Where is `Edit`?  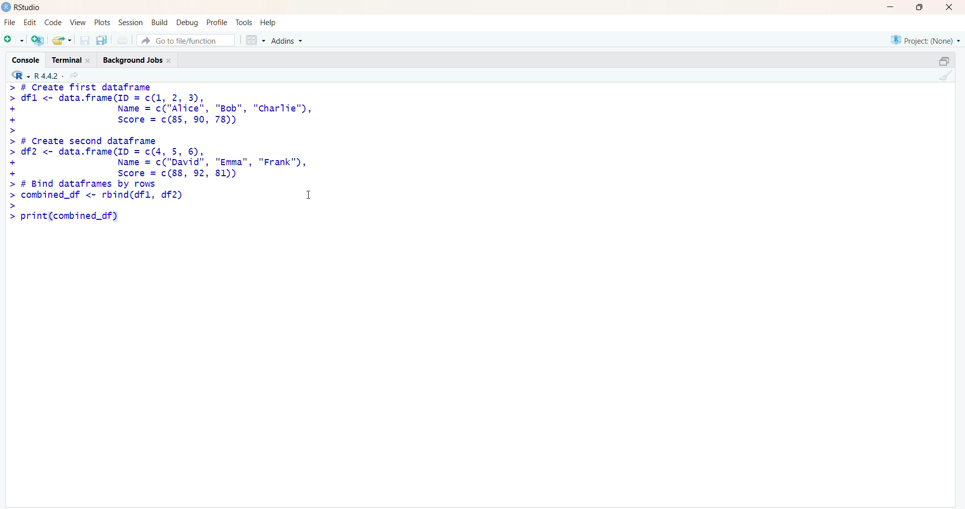 Edit is located at coordinates (32, 22).